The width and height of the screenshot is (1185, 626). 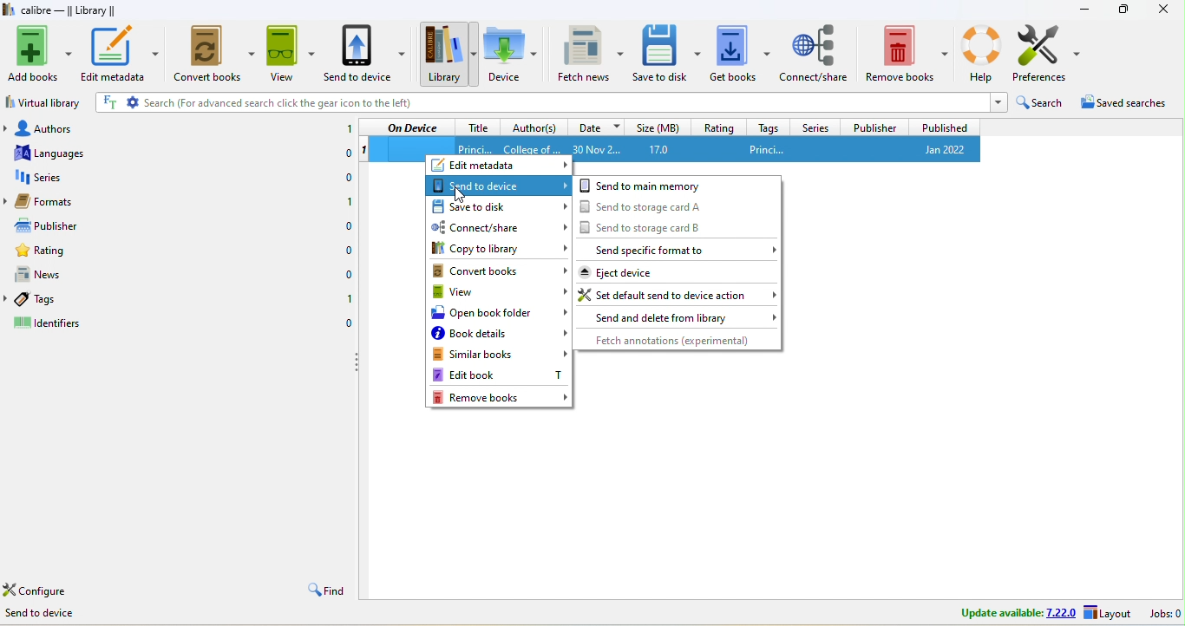 What do you see at coordinates (349, 251) in the screenshot?
I see `0` at bounding box center [349, 251].